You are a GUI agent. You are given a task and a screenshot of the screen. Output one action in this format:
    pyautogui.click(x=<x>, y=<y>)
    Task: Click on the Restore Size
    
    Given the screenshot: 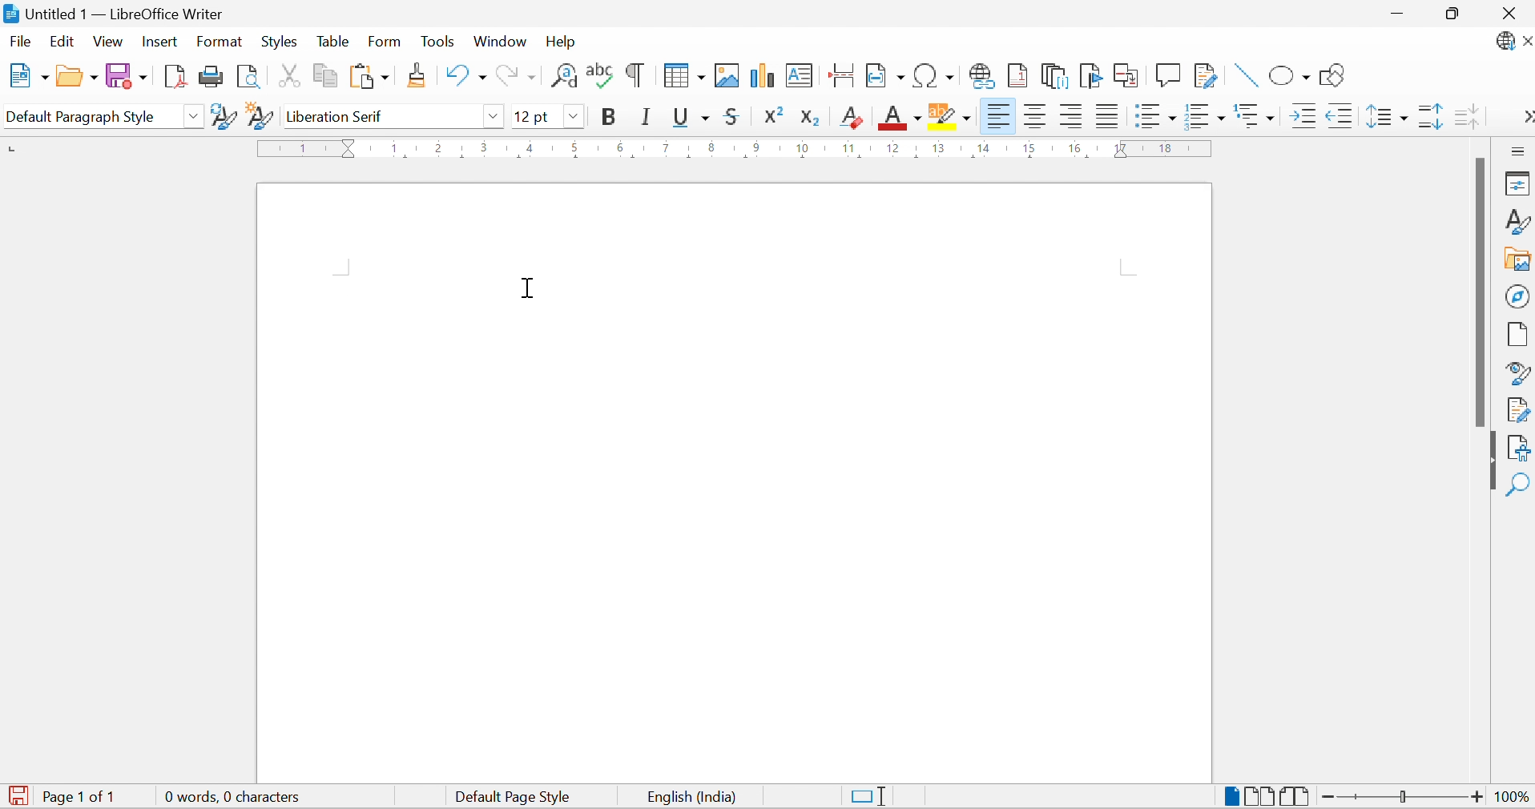 What is the action you would take?
    pyautogui.click(x=1454, y=17)
    